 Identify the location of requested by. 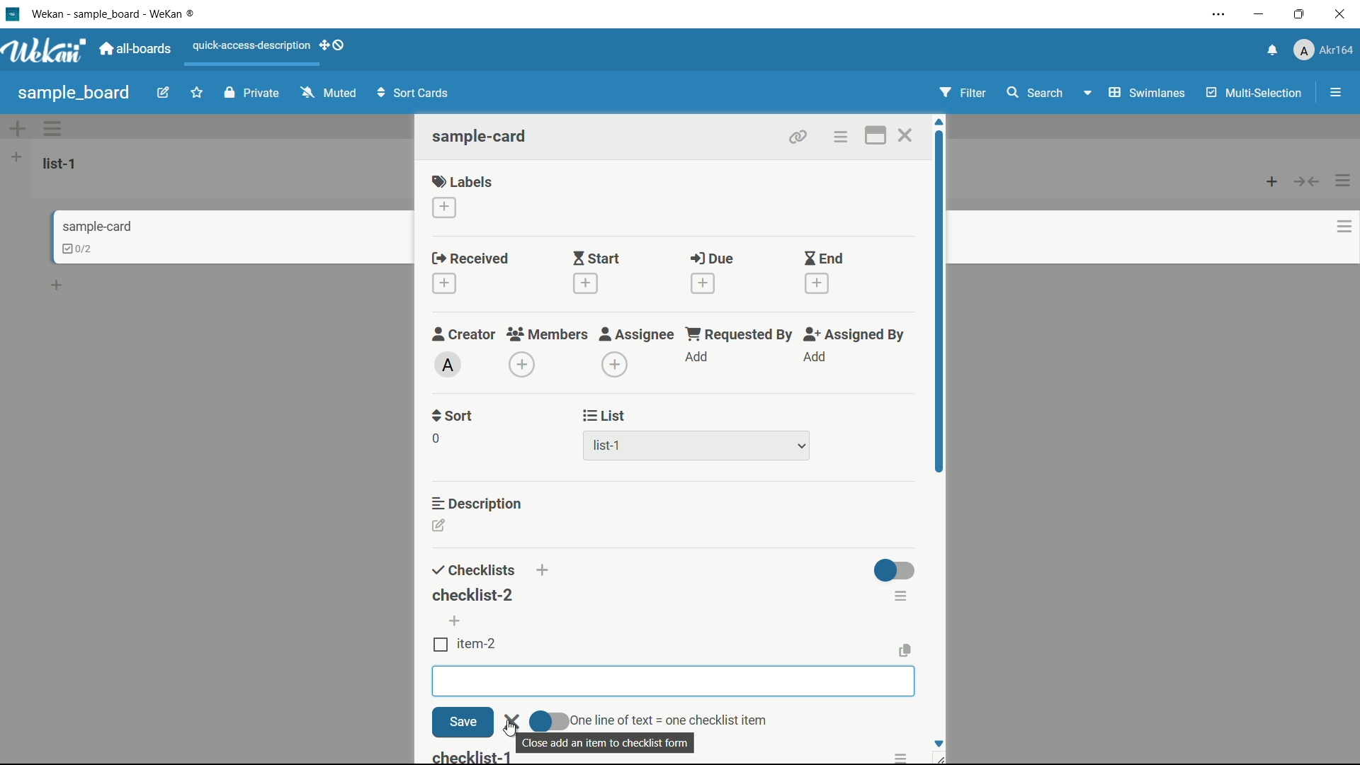
(740, 334).